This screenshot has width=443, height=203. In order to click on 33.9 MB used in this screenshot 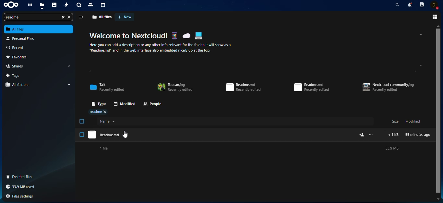, I will do `click(21, 187)`.